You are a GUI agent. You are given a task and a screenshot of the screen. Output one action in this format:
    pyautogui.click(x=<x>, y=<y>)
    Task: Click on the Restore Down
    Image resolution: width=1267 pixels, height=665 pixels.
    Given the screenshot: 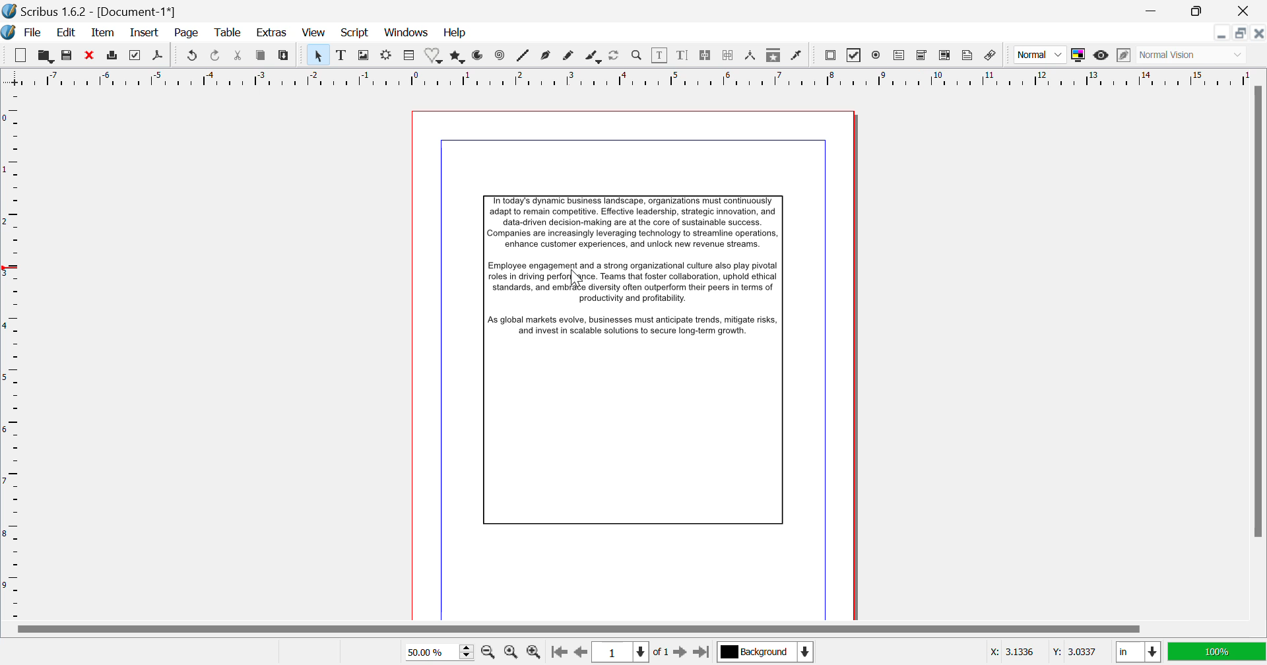 What is the action you would take?
    pyautogui.click(x=1155, y=10)
    